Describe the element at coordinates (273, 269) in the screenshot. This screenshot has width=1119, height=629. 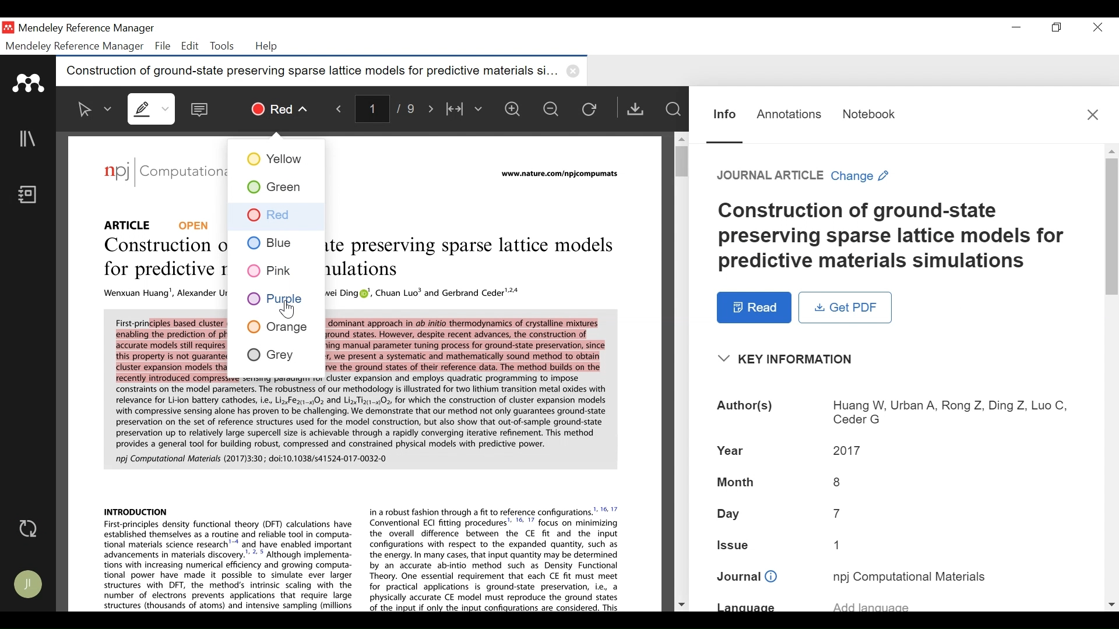
I see `Pink` at that location.